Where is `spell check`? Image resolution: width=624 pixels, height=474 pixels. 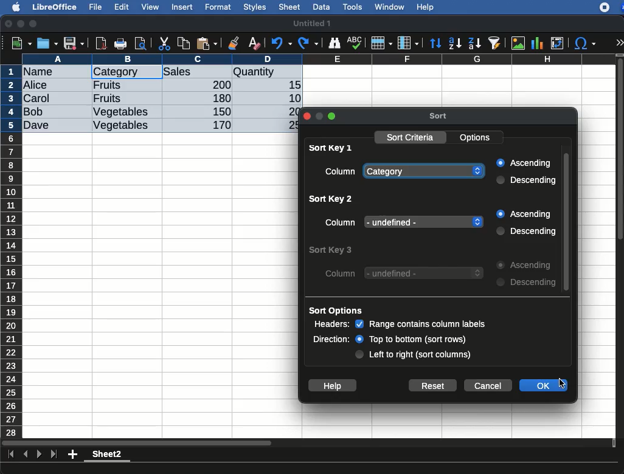 spell check is located at coordinates (356, 43).